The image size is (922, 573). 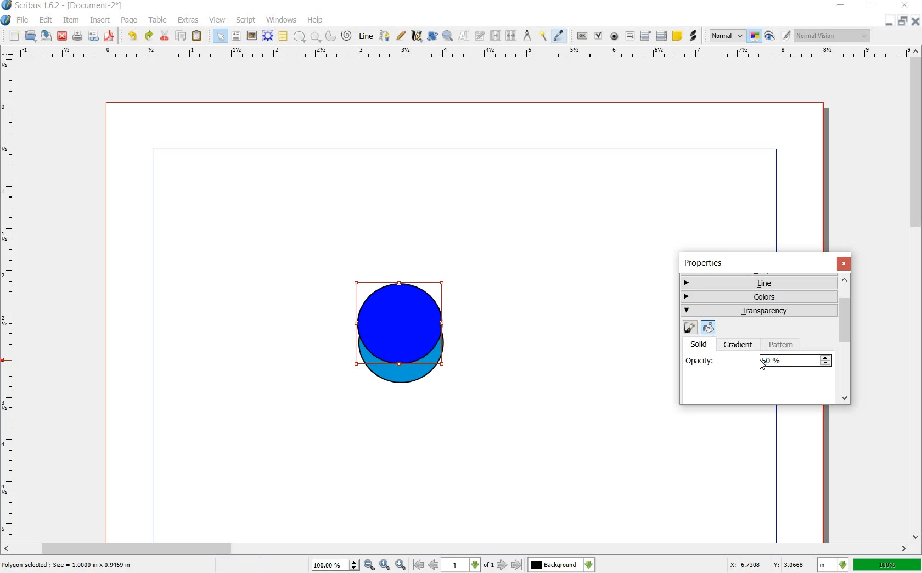 I want to click on ruler, so click(x=463, y=55).